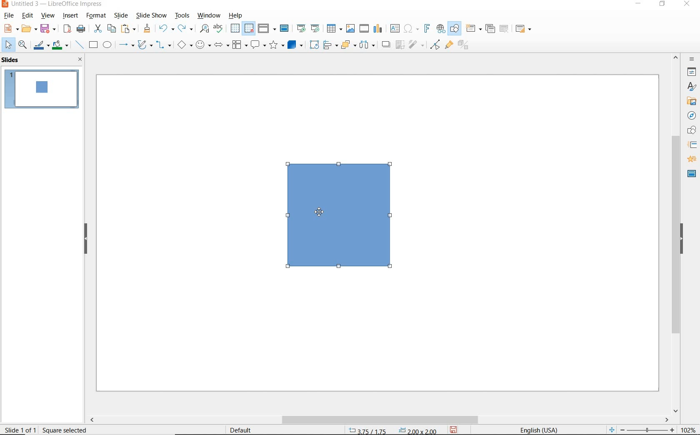  What do you see at coordinates (222, 46) in the screenshot?
I see `block arrows` at bounding box center [222, 46].